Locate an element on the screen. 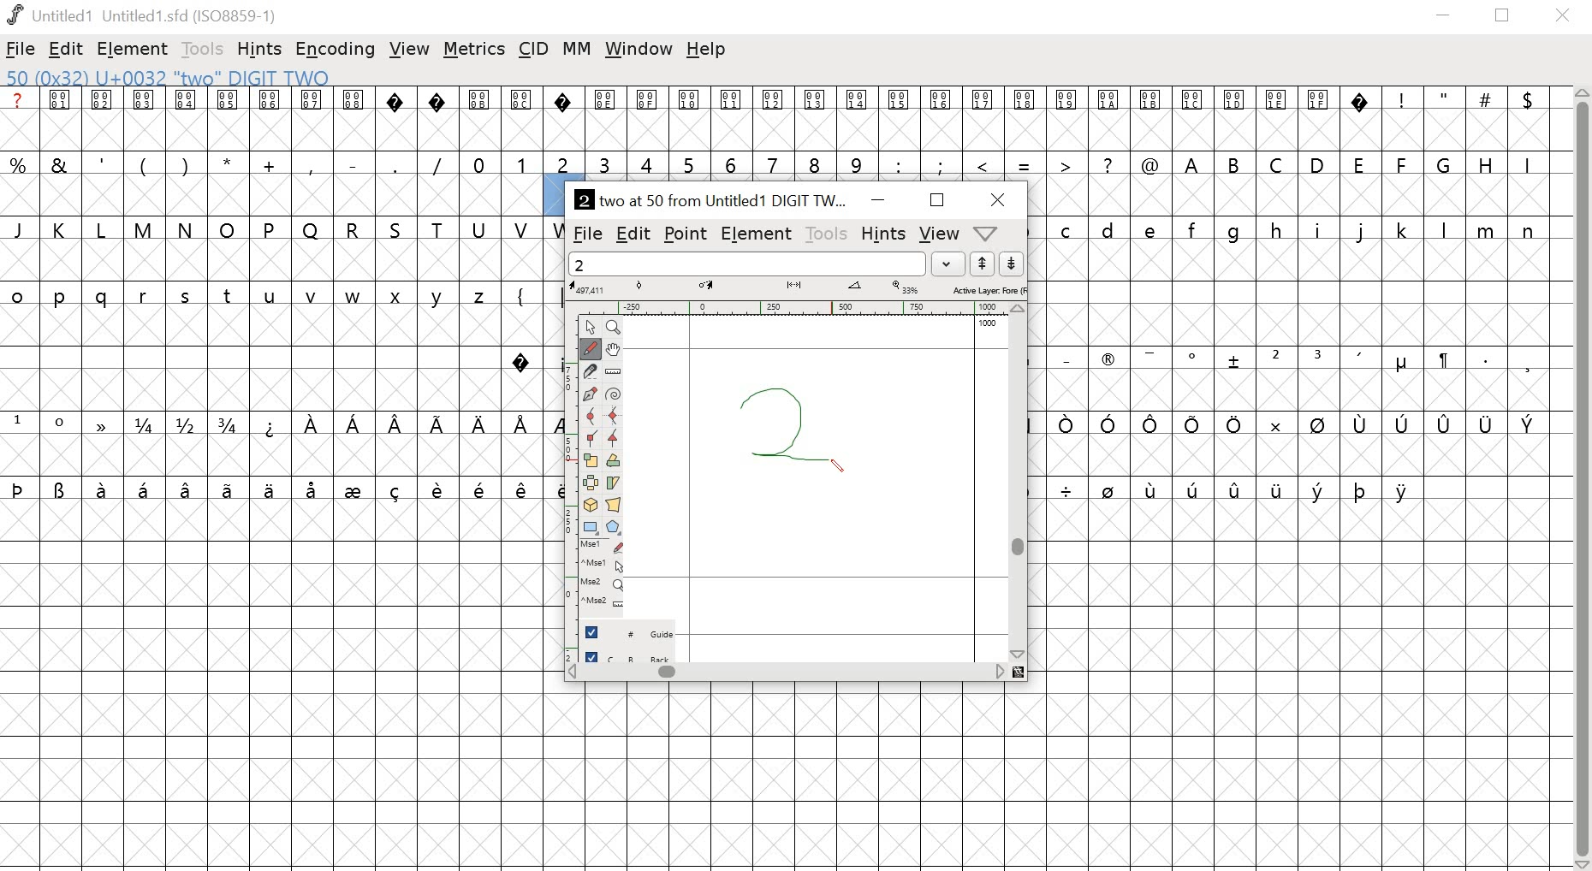 The image size is (1592, 871). Untitled1 Untitled 1.sfd (IS08859-1) is located at coordinates (148, 16).